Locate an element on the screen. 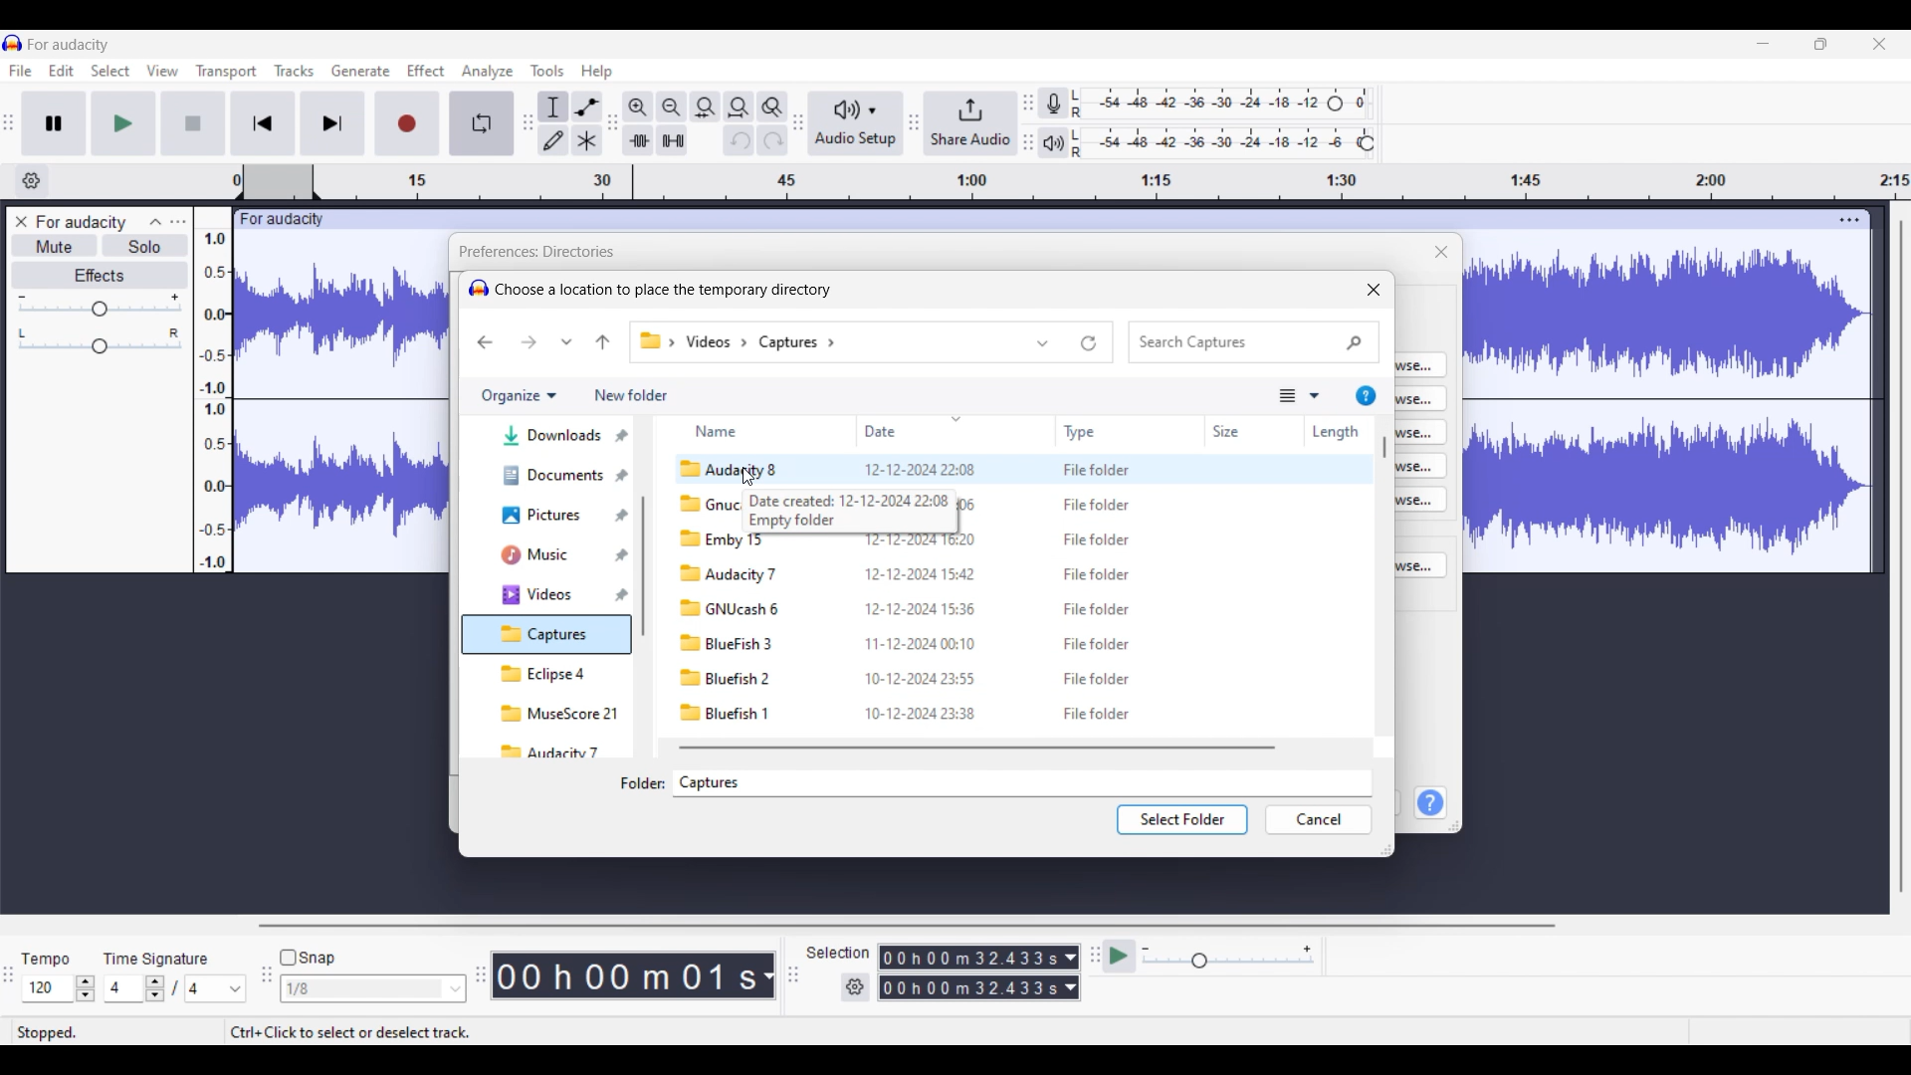 The width and height of the screenshot is (1911, 1075). Show in smaller tab is located at coordinates (1821, 44).